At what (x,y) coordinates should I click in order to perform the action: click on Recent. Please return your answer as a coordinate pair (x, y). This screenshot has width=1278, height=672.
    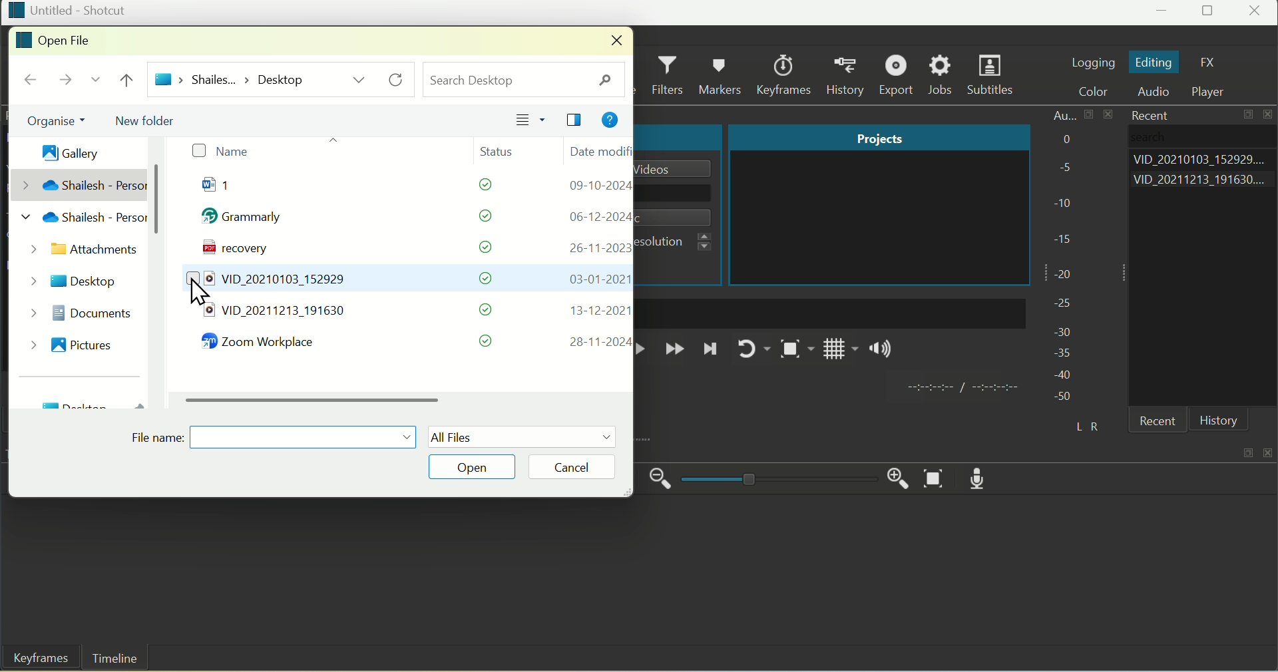
    Looking at the image, I should click on (1146, 114).